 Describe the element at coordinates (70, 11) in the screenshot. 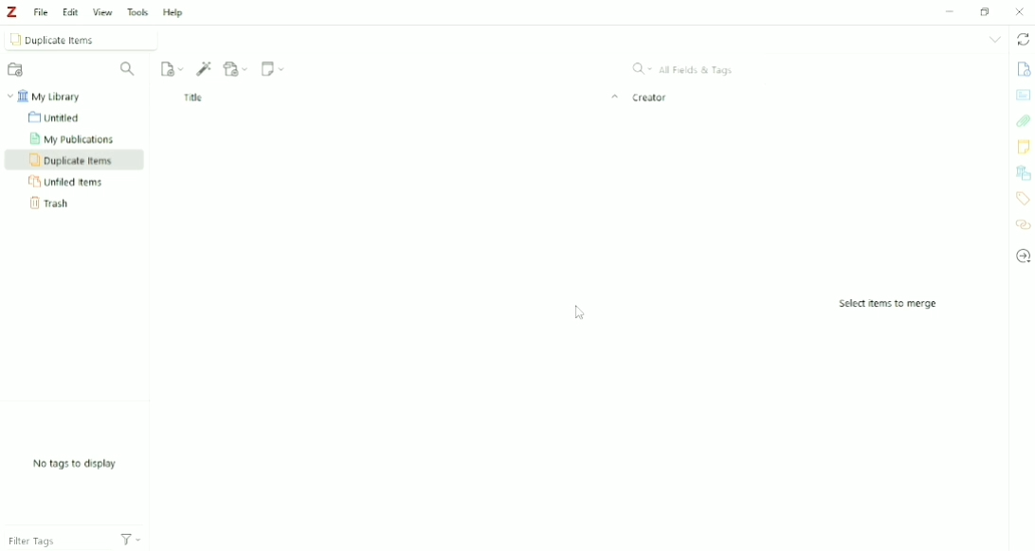

I see `Edit` at that location.